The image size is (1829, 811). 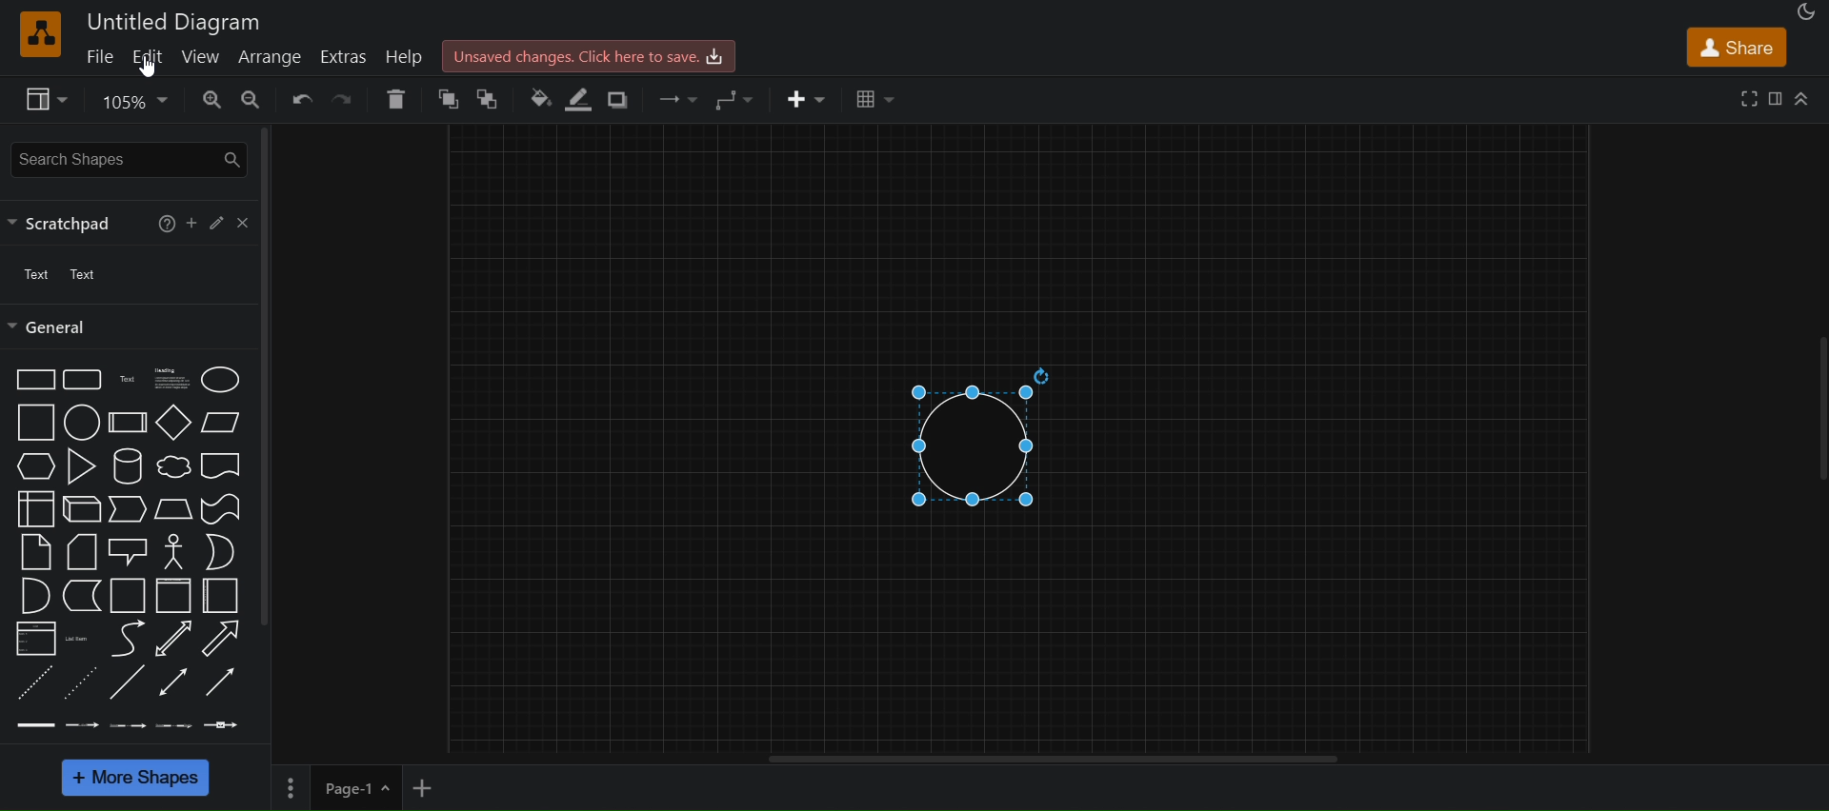 I want to click on zoom in , so click(x=213, y=98).